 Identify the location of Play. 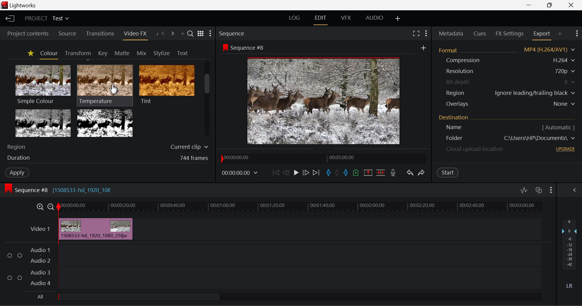
(296, 174).